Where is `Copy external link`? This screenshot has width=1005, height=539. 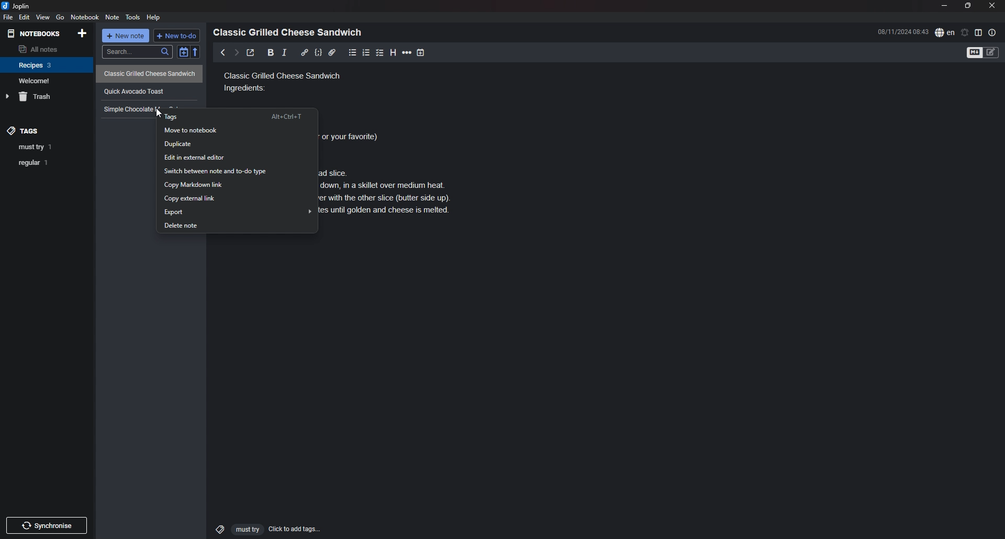 Copy external link is located at coordinates (237, 198).